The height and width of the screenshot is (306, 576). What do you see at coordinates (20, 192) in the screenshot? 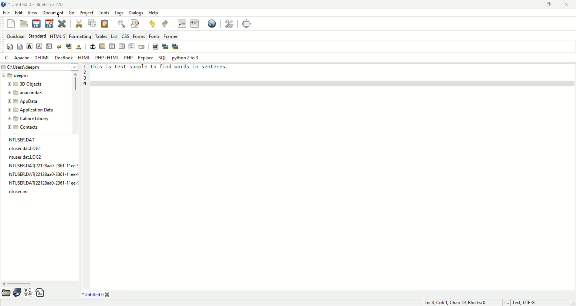
I see `ntuser.ini` at bounding box center [20, 192].